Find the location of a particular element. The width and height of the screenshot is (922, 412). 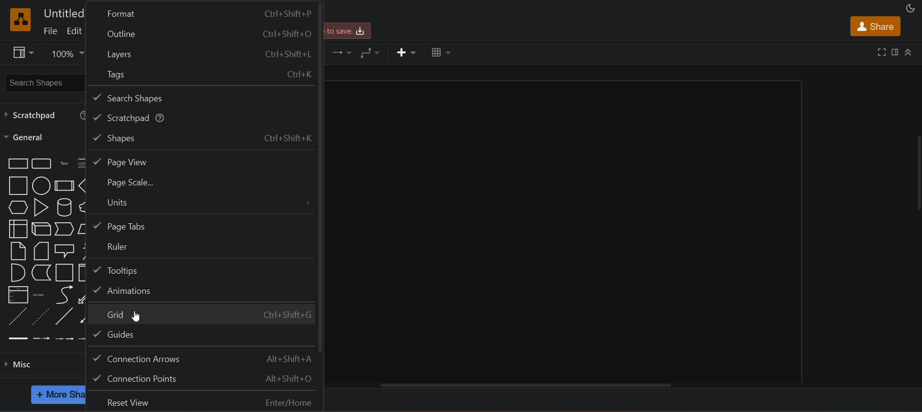

shapes is located at coordinates (205, 140).